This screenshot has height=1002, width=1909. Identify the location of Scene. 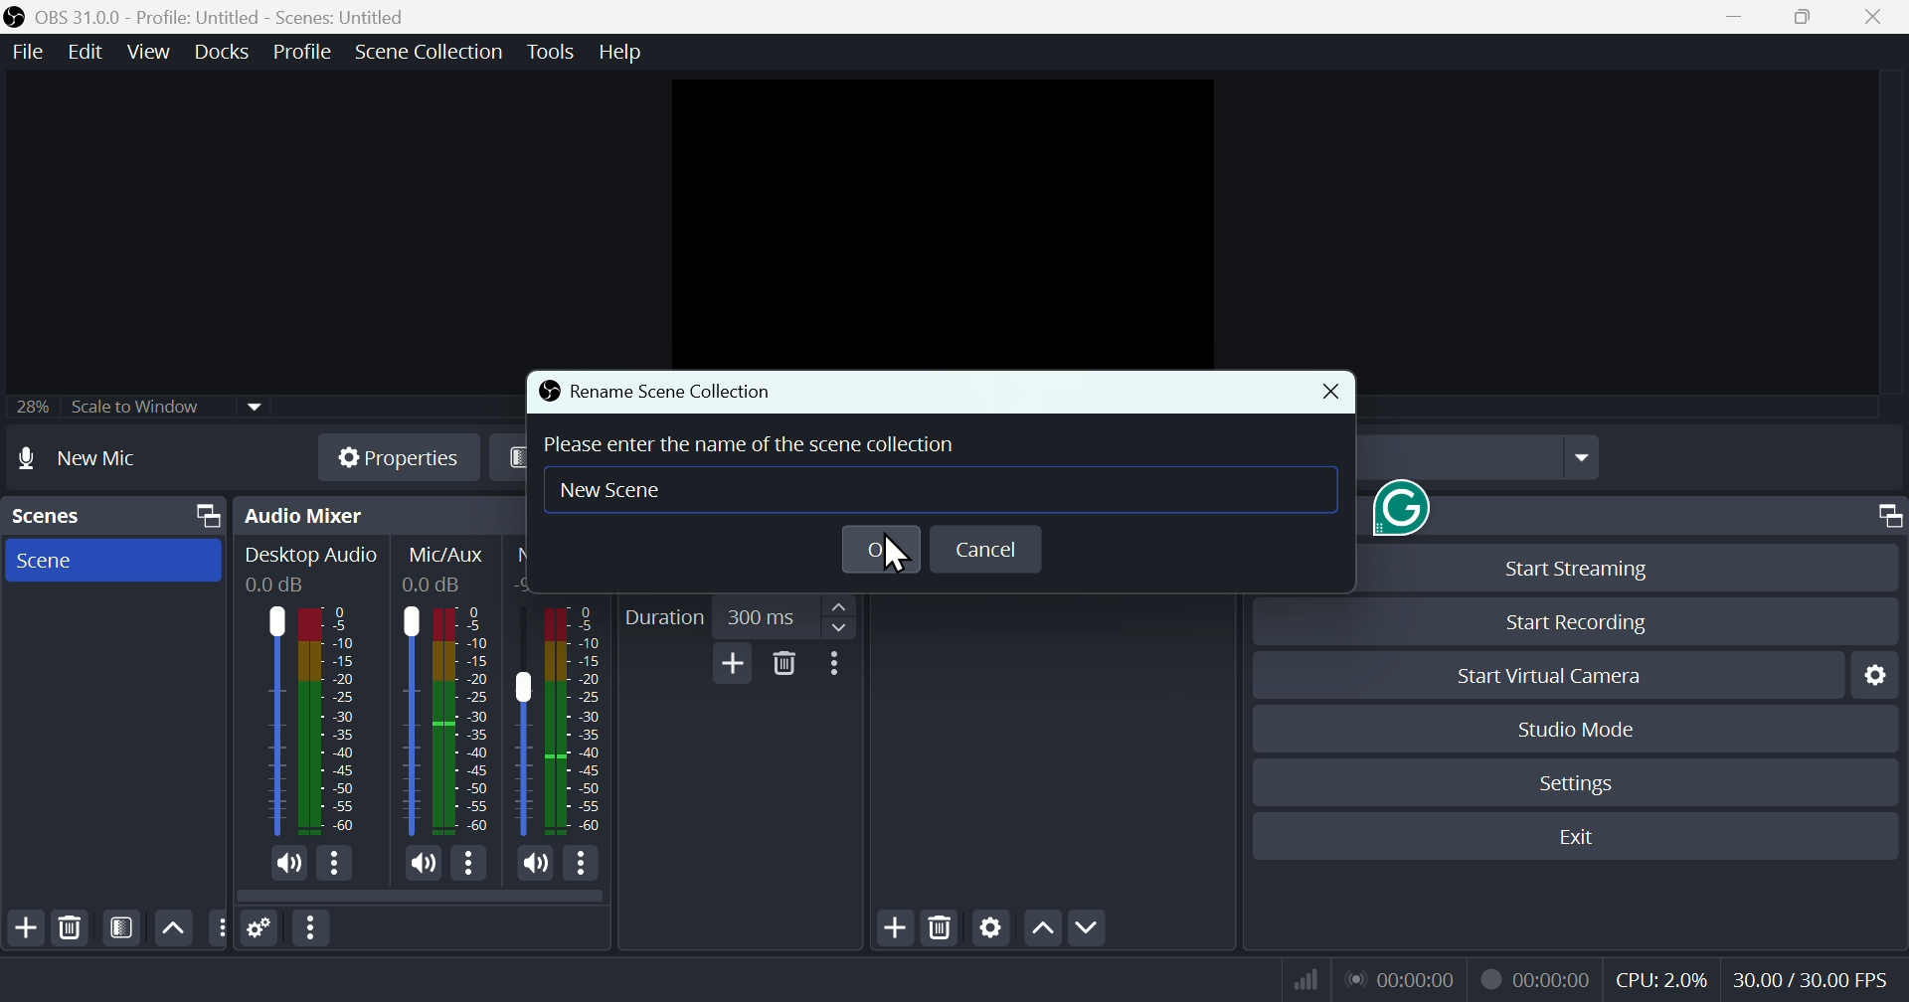
(115, 562).